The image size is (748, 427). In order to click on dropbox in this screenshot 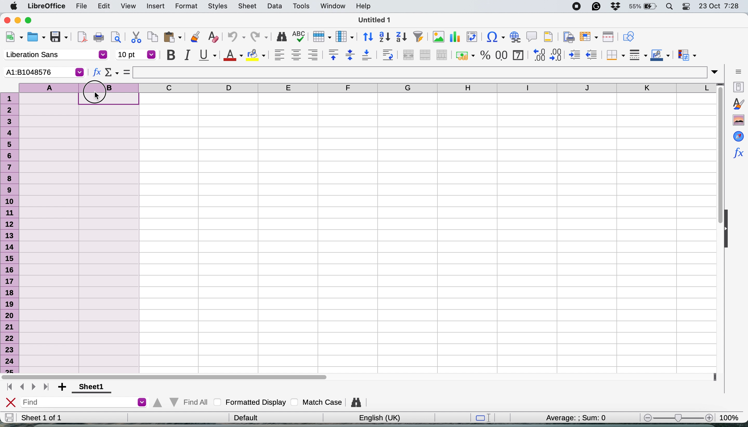, I will do `click(615, 7)`.